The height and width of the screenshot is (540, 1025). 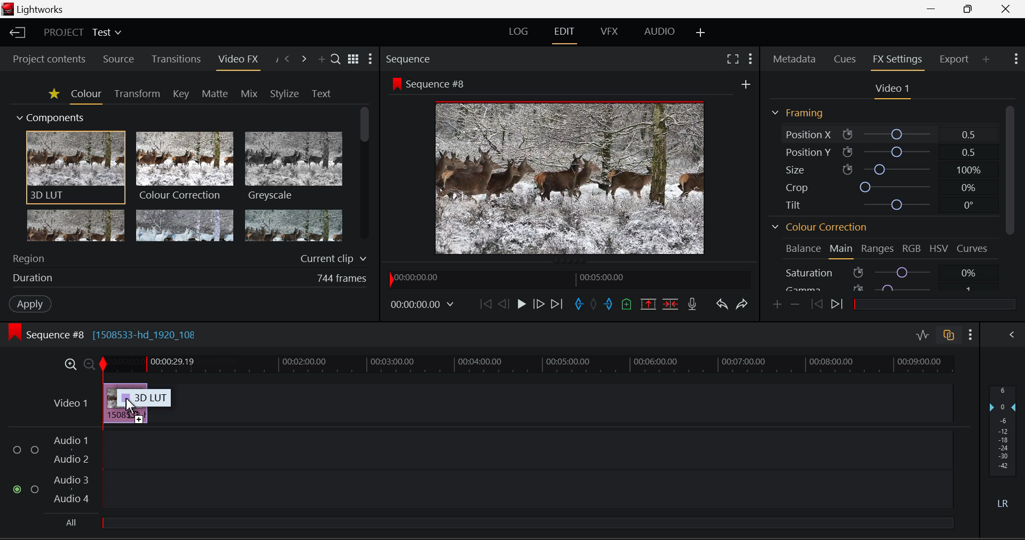 I want to click on Effect duration, so click(x=188, y=278).